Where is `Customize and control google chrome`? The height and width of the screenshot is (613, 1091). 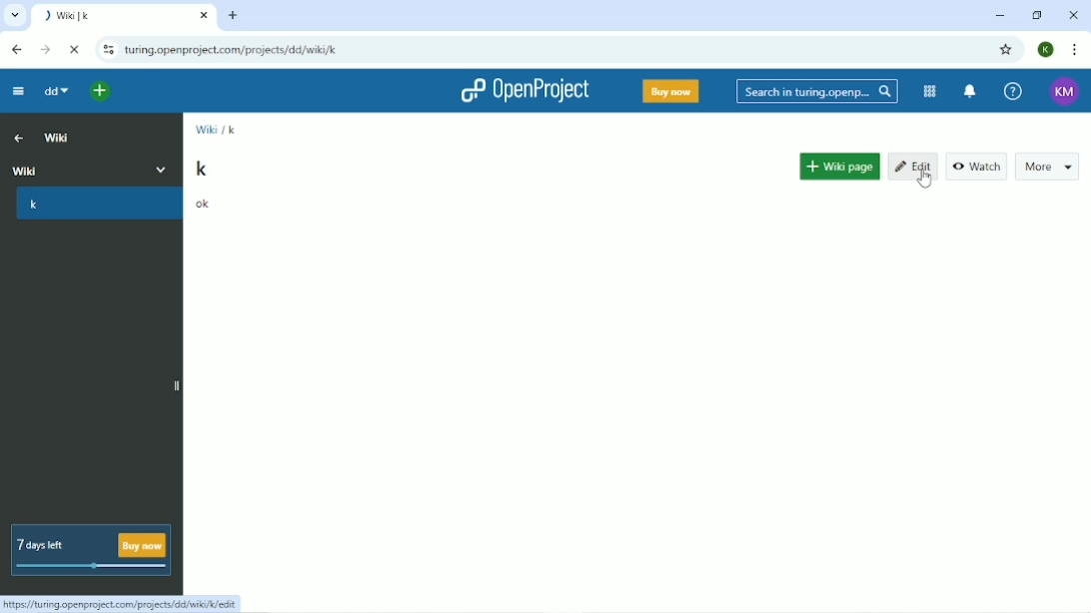
Customize and control google chrome is located at coordinates (1073, 50).